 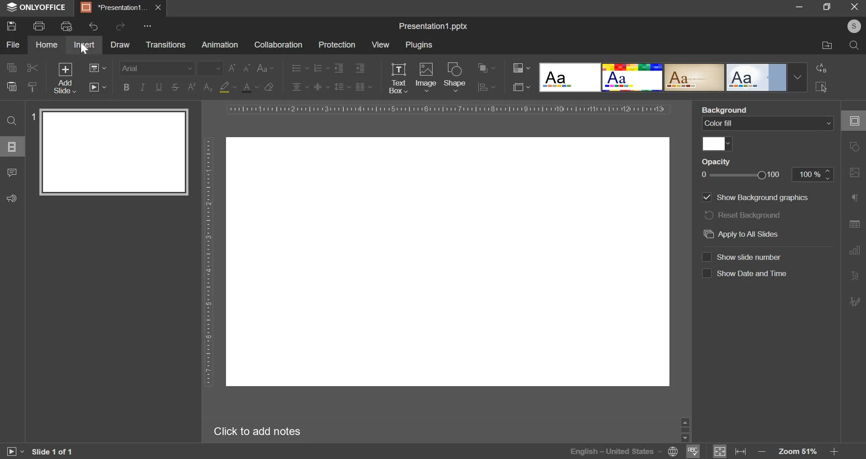 I want to click on chart settings, so click(x=854, y=253).